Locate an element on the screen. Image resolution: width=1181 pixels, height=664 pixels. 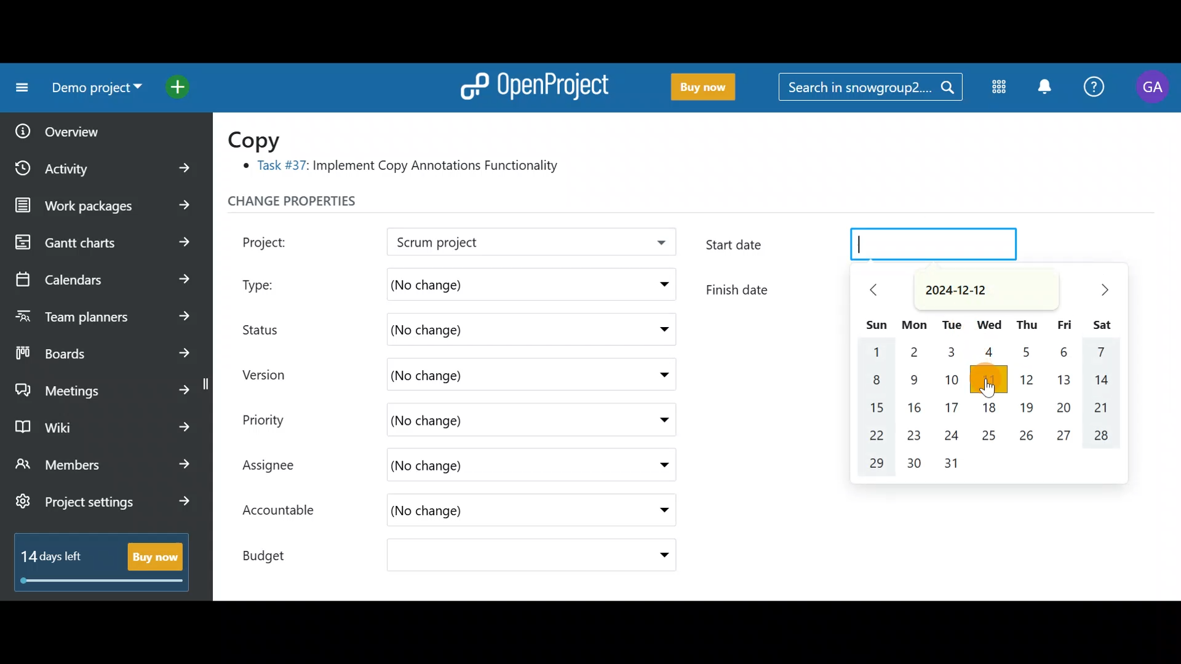
Version drop down is located at coordinates (658, 374).